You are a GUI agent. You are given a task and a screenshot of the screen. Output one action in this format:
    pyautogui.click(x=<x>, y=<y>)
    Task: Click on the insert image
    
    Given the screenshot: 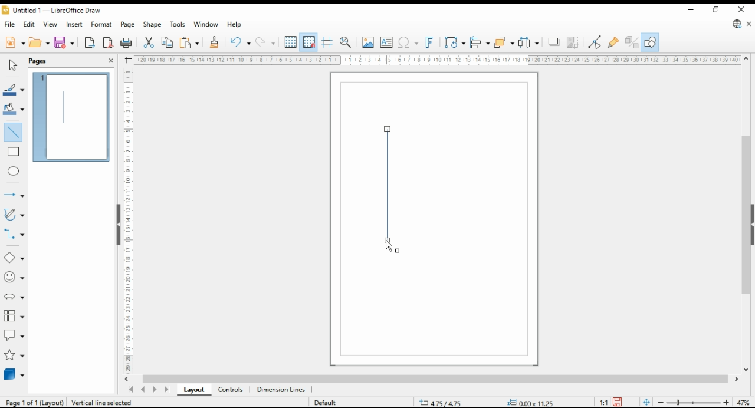 What is the action you would take?
    pyautogui.click(x=367, y=42)
    